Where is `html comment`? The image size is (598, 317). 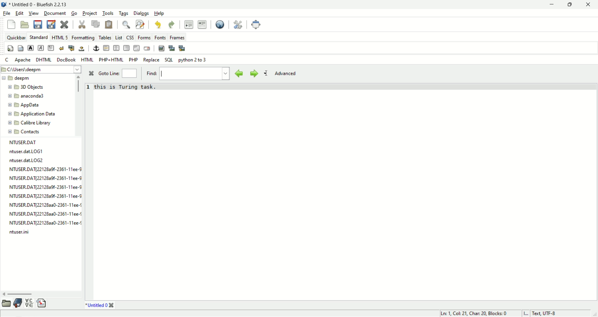
html comment is located at coordinates (137, 48).